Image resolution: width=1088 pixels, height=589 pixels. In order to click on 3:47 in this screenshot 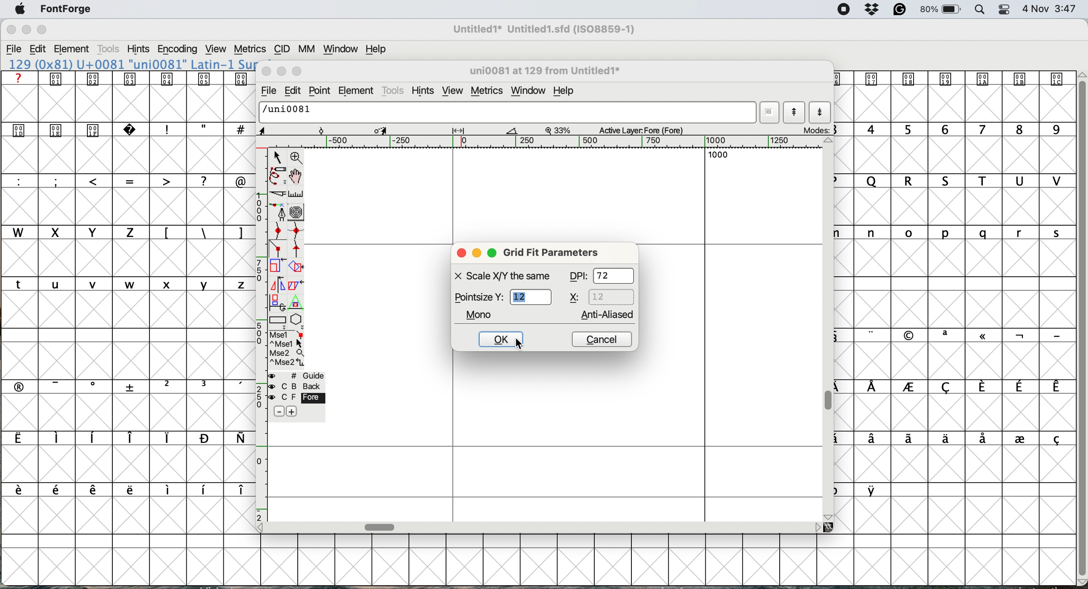, I will do `click(1065, 10)`.